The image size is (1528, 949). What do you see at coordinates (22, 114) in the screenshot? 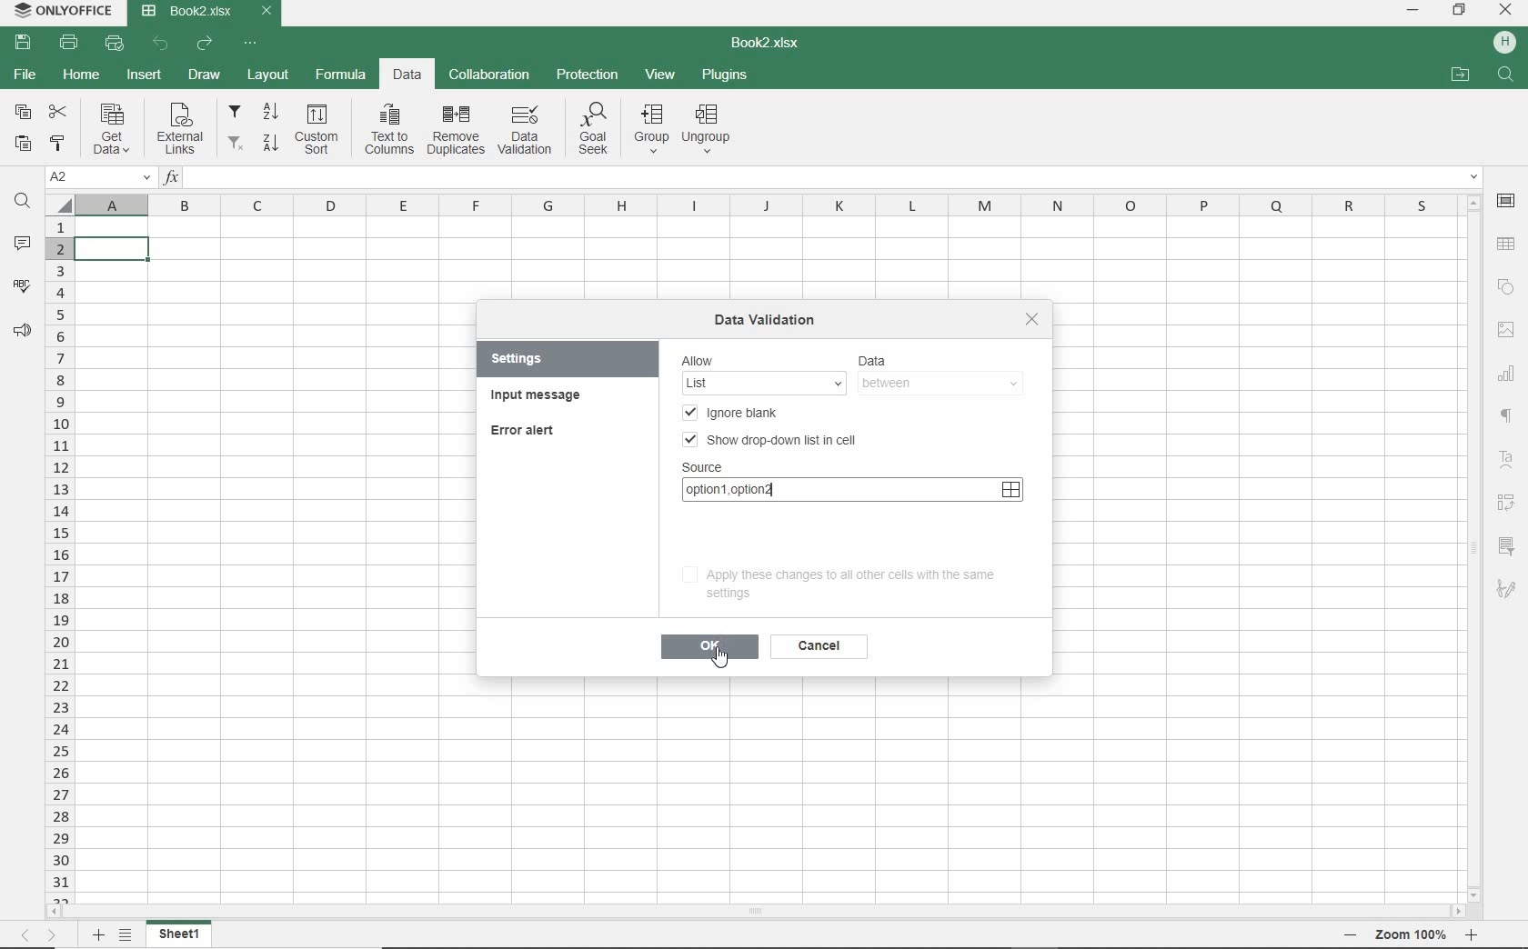
I see `COPY` at bounding box center [22, 114].